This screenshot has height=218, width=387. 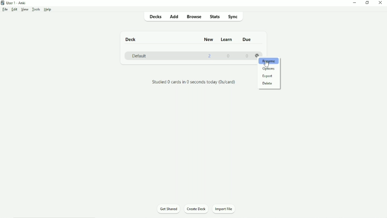 I want to click on Rename, so click(x=270, y=61).